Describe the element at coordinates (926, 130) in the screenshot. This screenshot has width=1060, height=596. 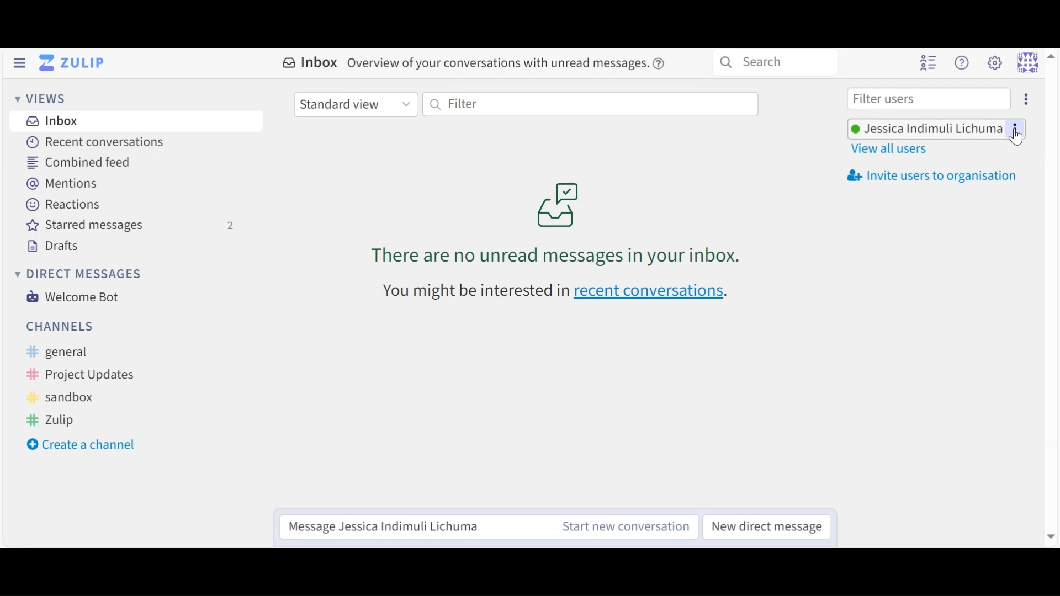
I see `Username` at that location.